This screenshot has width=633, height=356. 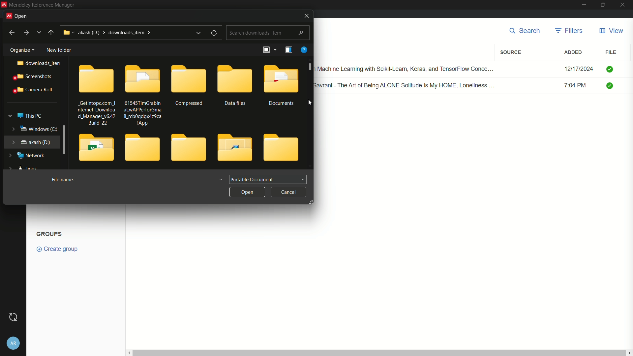 What do you see at coordinates (62, 180) in the screenshot?
I see `file name: ` at bounding box center [62, 180].